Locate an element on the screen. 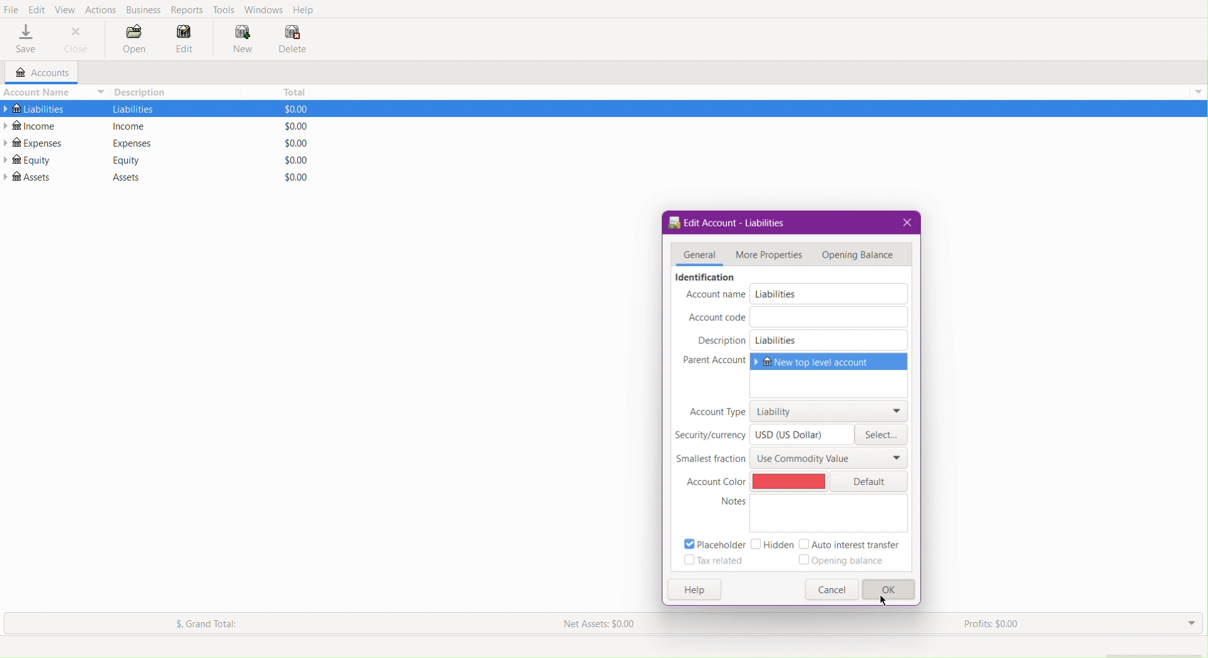 This screenshot has height=658, width=1208.  is located at coordinates (832, 591).